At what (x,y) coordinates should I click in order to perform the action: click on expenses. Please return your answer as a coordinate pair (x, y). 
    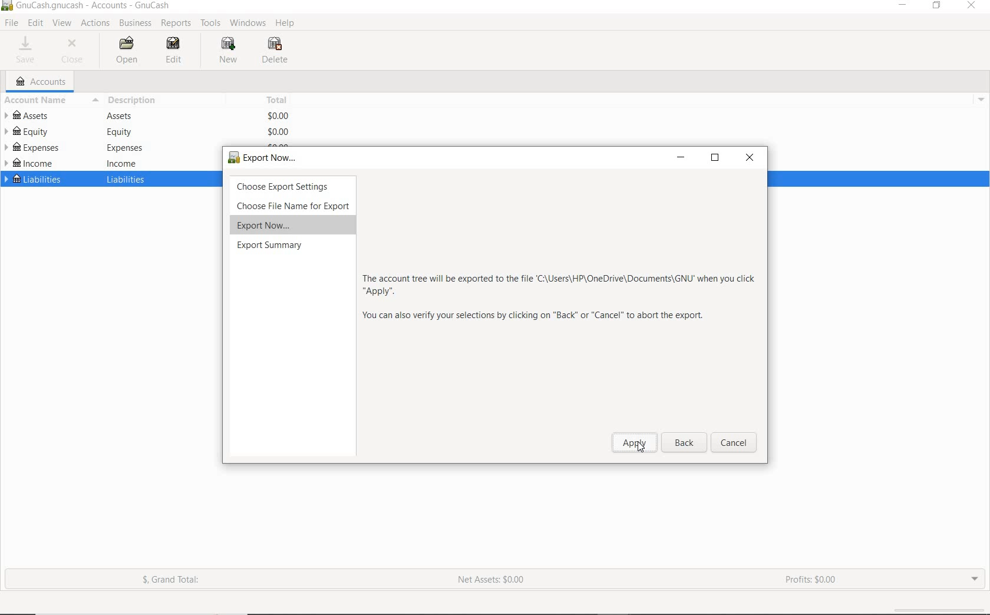
    Looking at the image, I should click on (123, 148).